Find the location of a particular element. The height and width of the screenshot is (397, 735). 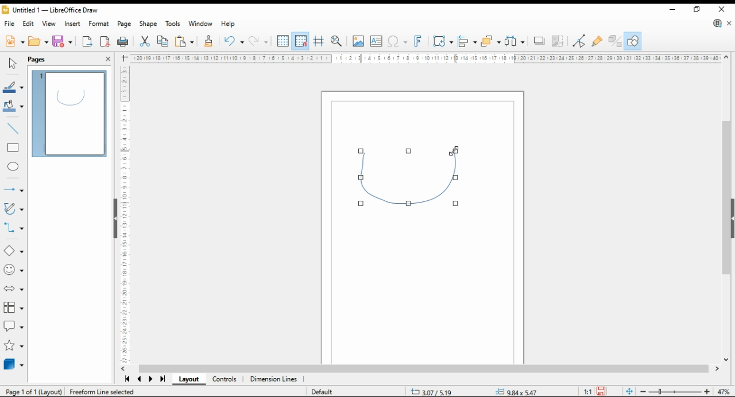

insert line is located at coordinates (12, 128).